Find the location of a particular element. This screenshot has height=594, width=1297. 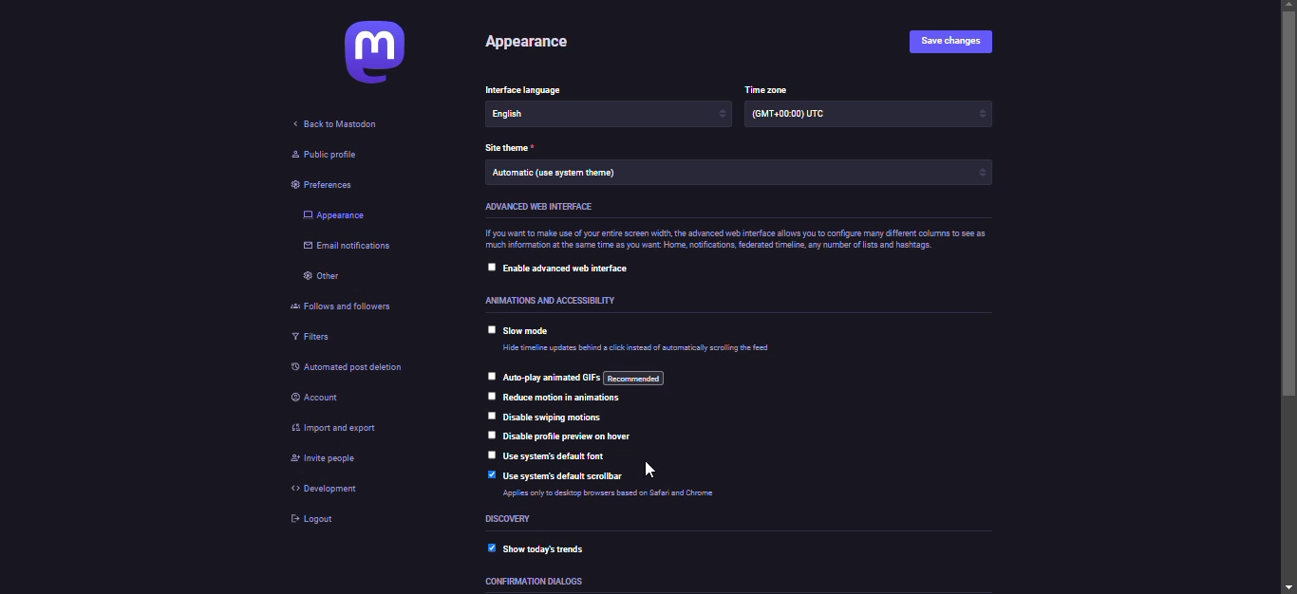

public profile is located at coordinates (324, 157).